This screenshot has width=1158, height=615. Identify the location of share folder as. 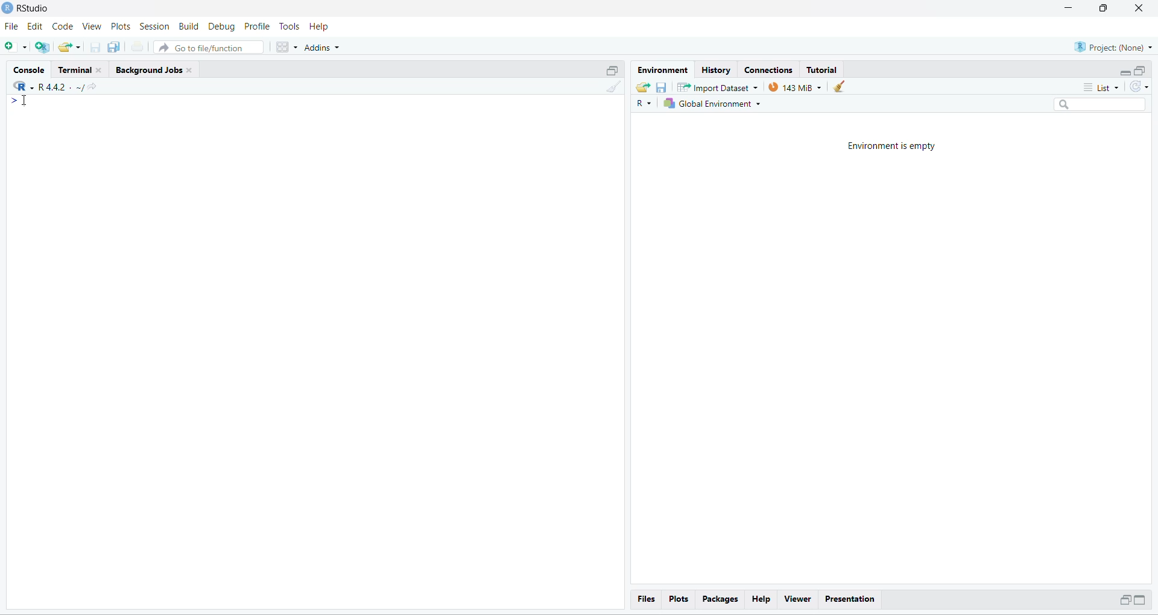
(71, 48).